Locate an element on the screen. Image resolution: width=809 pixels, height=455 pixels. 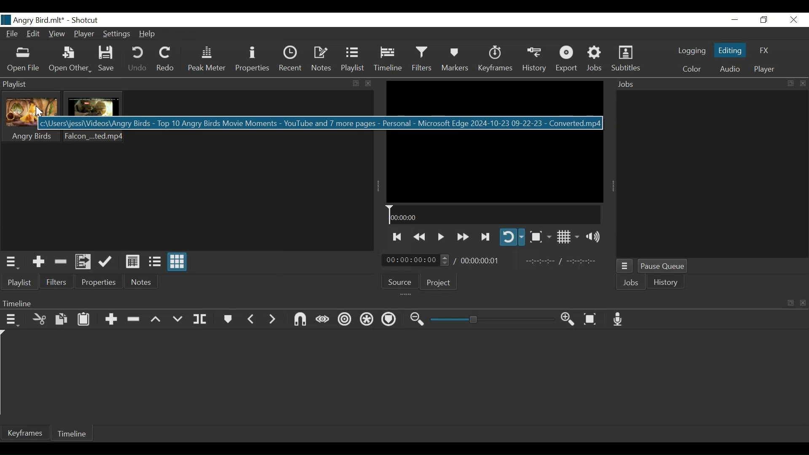
Next Marker is located at coordinates (272, 319).